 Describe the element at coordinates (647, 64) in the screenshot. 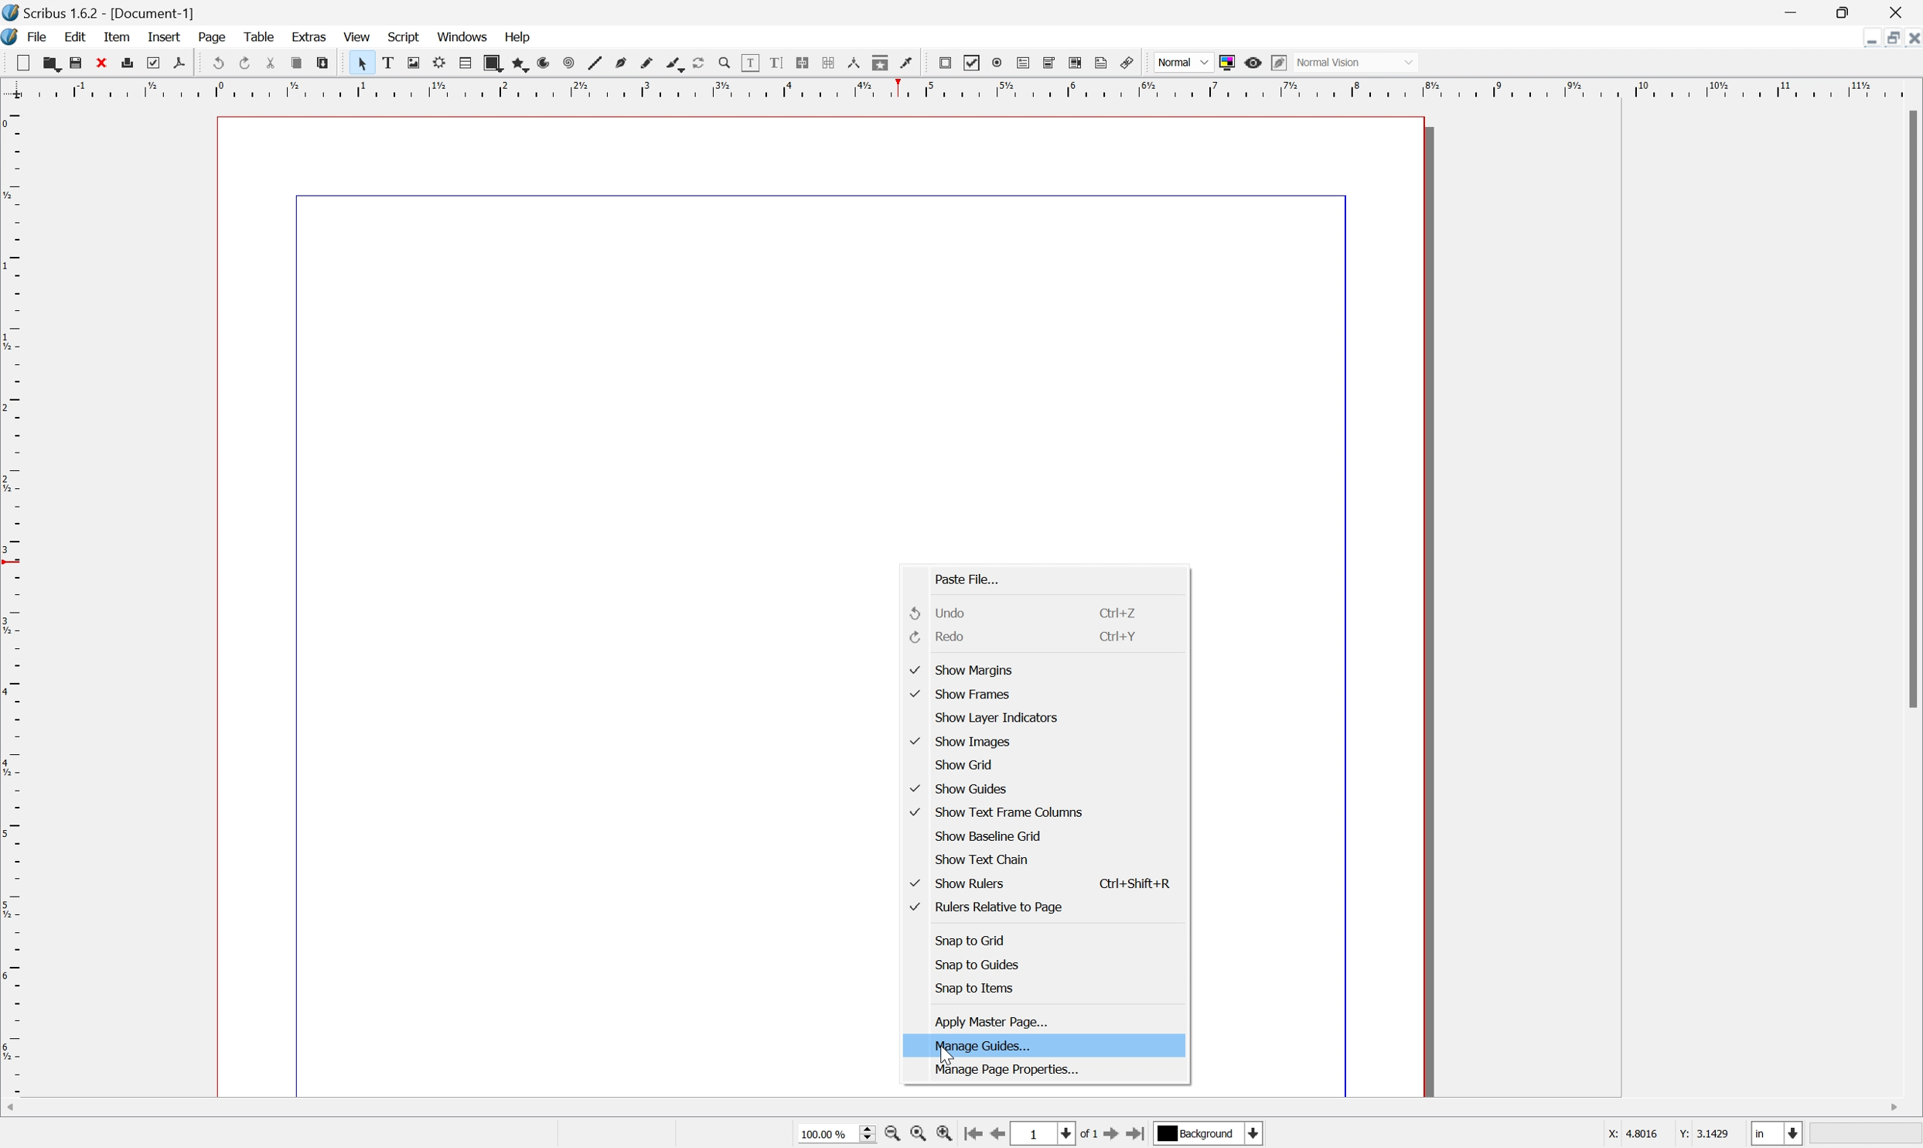

I see `freehand line` at that location.